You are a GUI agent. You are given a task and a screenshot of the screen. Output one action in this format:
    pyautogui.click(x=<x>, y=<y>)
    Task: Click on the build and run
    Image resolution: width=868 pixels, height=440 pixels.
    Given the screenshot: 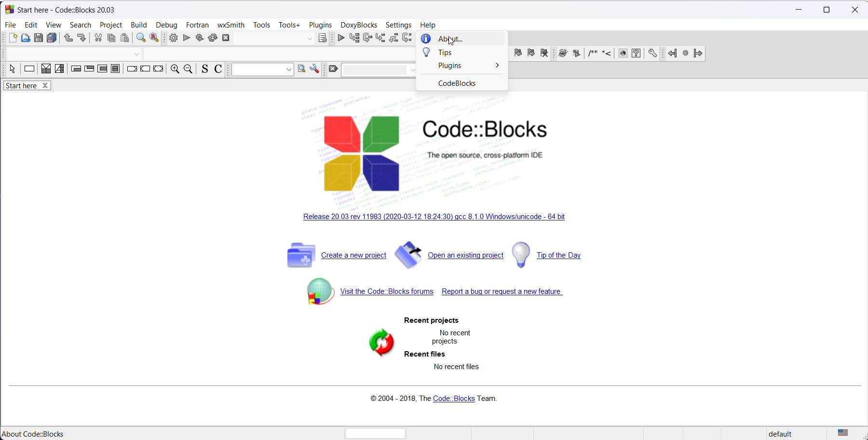 What is the action you would take?
    pyautogui.click(x=199, y=39)
    